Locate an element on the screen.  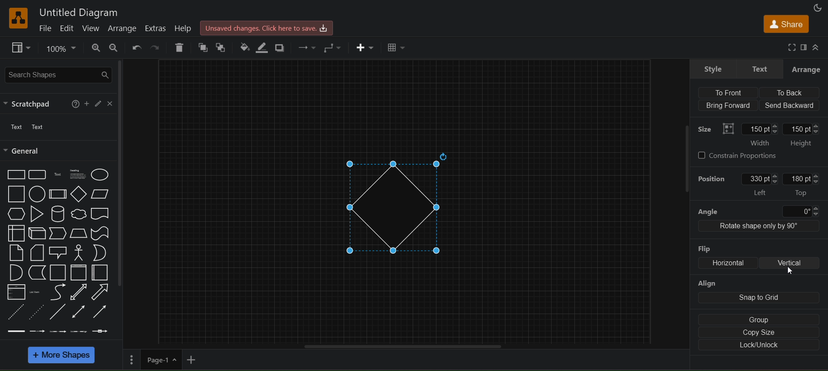
to back is located at coordinates (222, 47).